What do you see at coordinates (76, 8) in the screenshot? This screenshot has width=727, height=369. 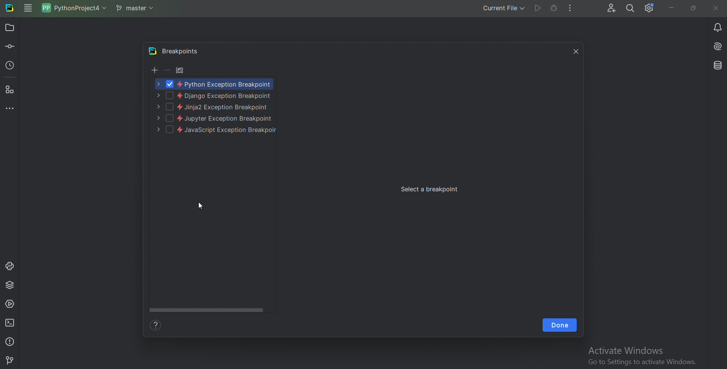 I see `project name` at bounding box center [76, 8].